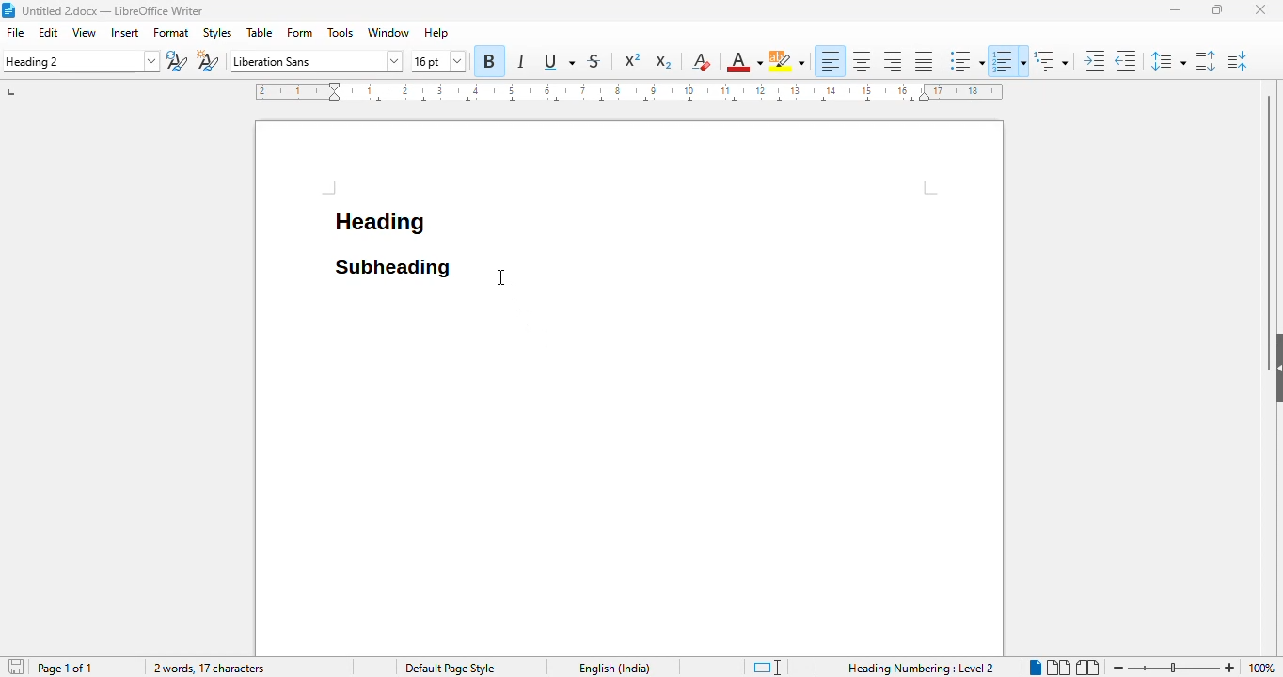  I want to click on toggle ordered list, so click(1008, 61).